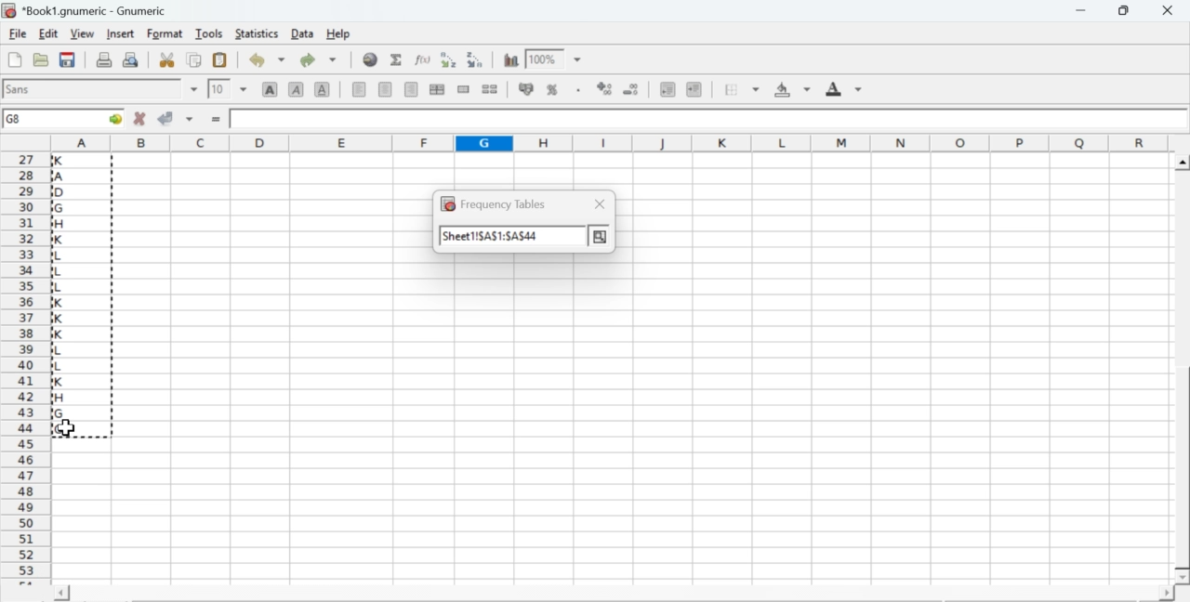  Describe the element at coordinates (195, 59) in the screenshot. I see `copy` at that location.